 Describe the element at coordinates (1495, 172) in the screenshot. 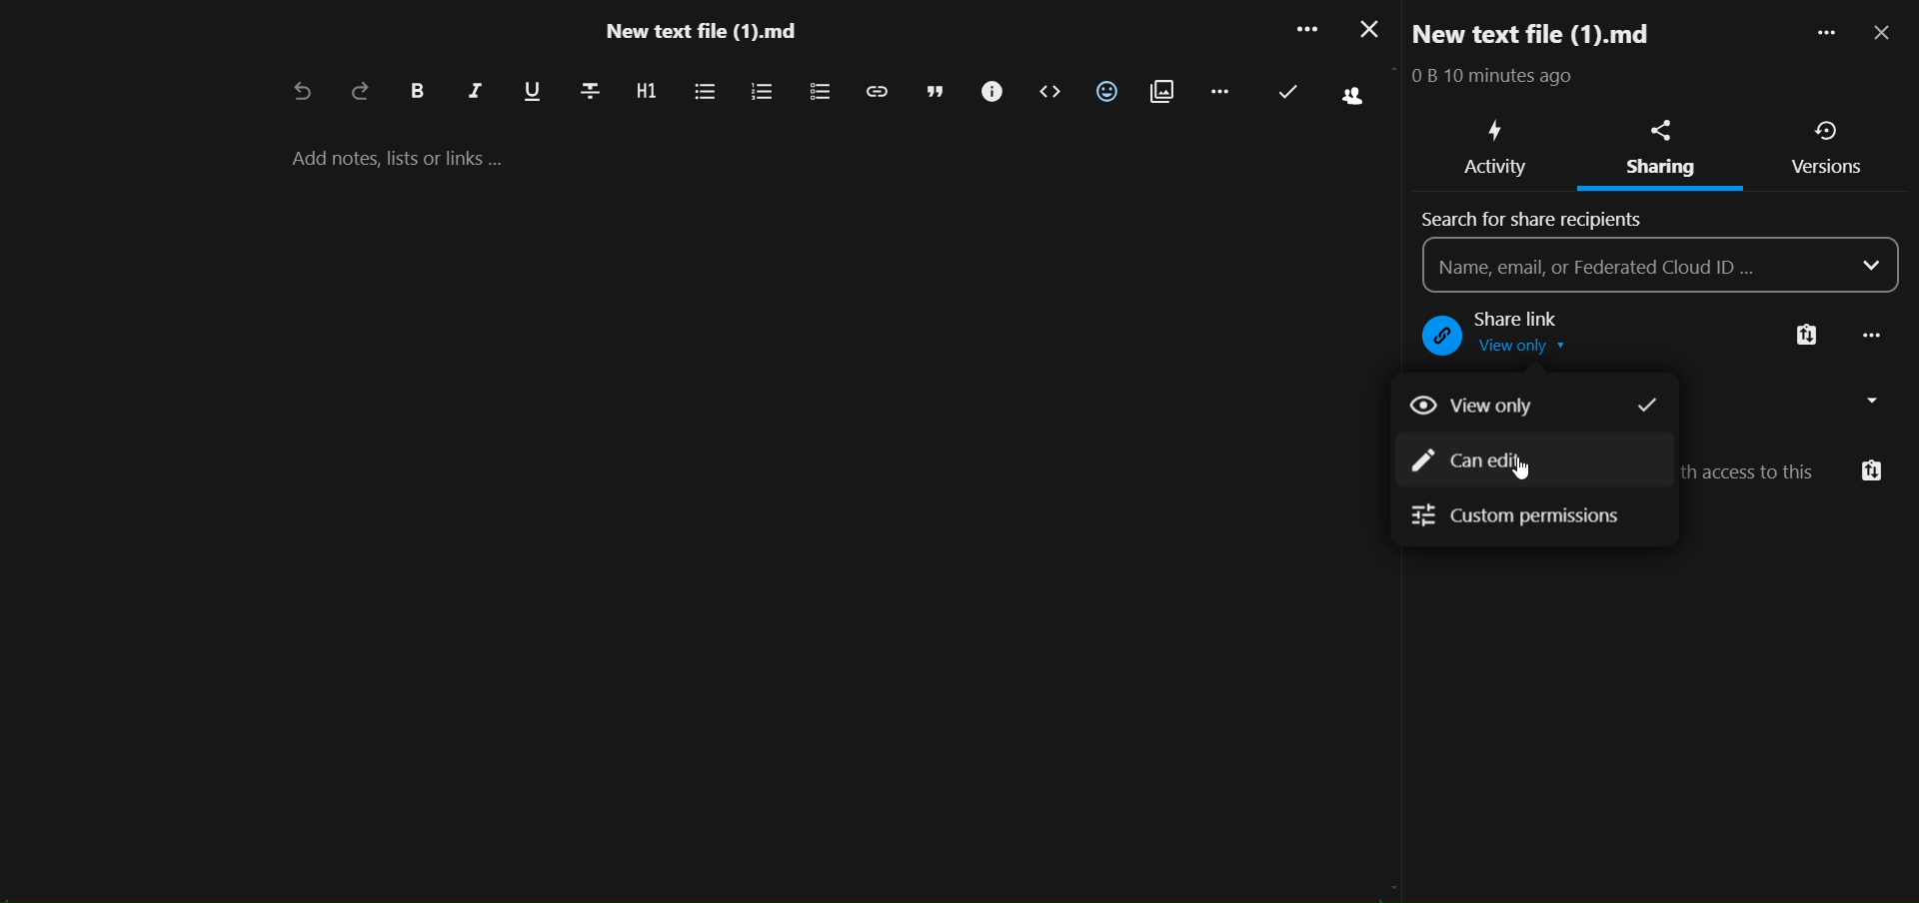

I see `activity` at that location.